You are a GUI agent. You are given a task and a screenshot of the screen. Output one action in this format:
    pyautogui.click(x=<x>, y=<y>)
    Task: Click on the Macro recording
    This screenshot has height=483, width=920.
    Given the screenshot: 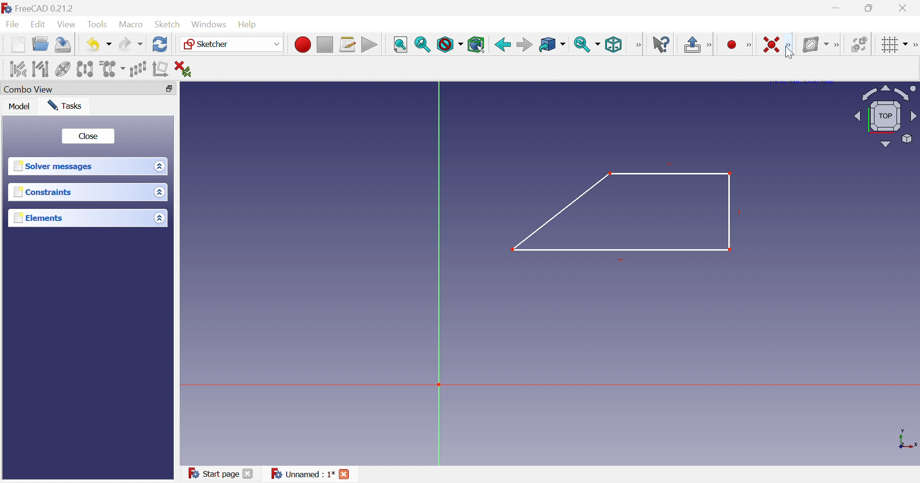 What is the action you would take?
    pyautogui.click(x=301, y=44)
    